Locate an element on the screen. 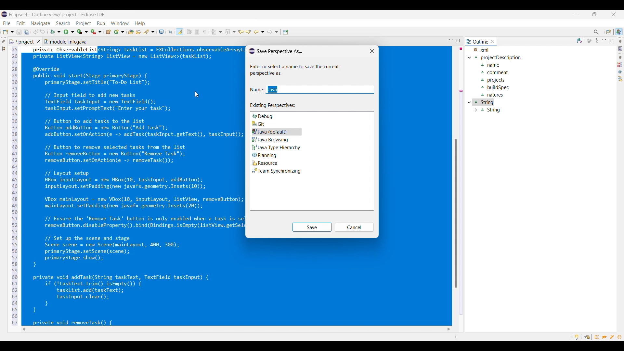  Close window is located at coordinates (372, 51).